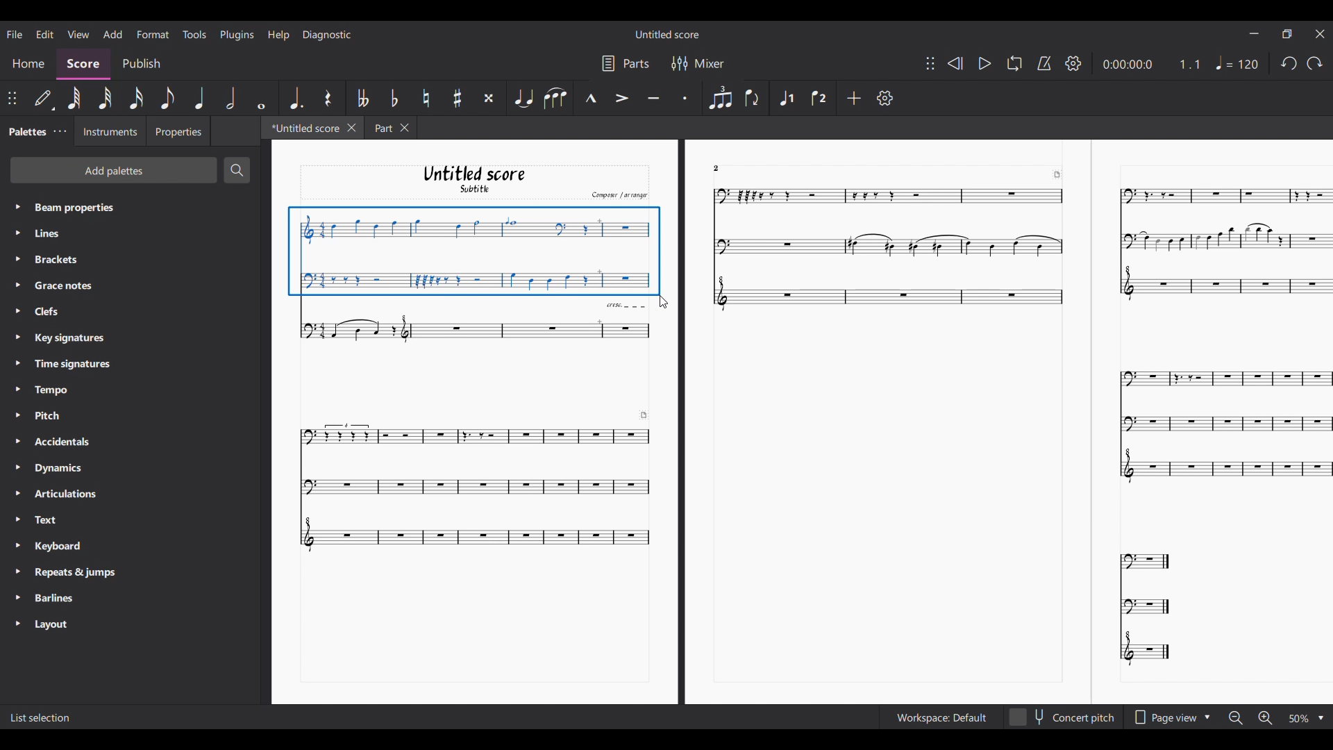  I want to click on 8th note, so click(167, 98).